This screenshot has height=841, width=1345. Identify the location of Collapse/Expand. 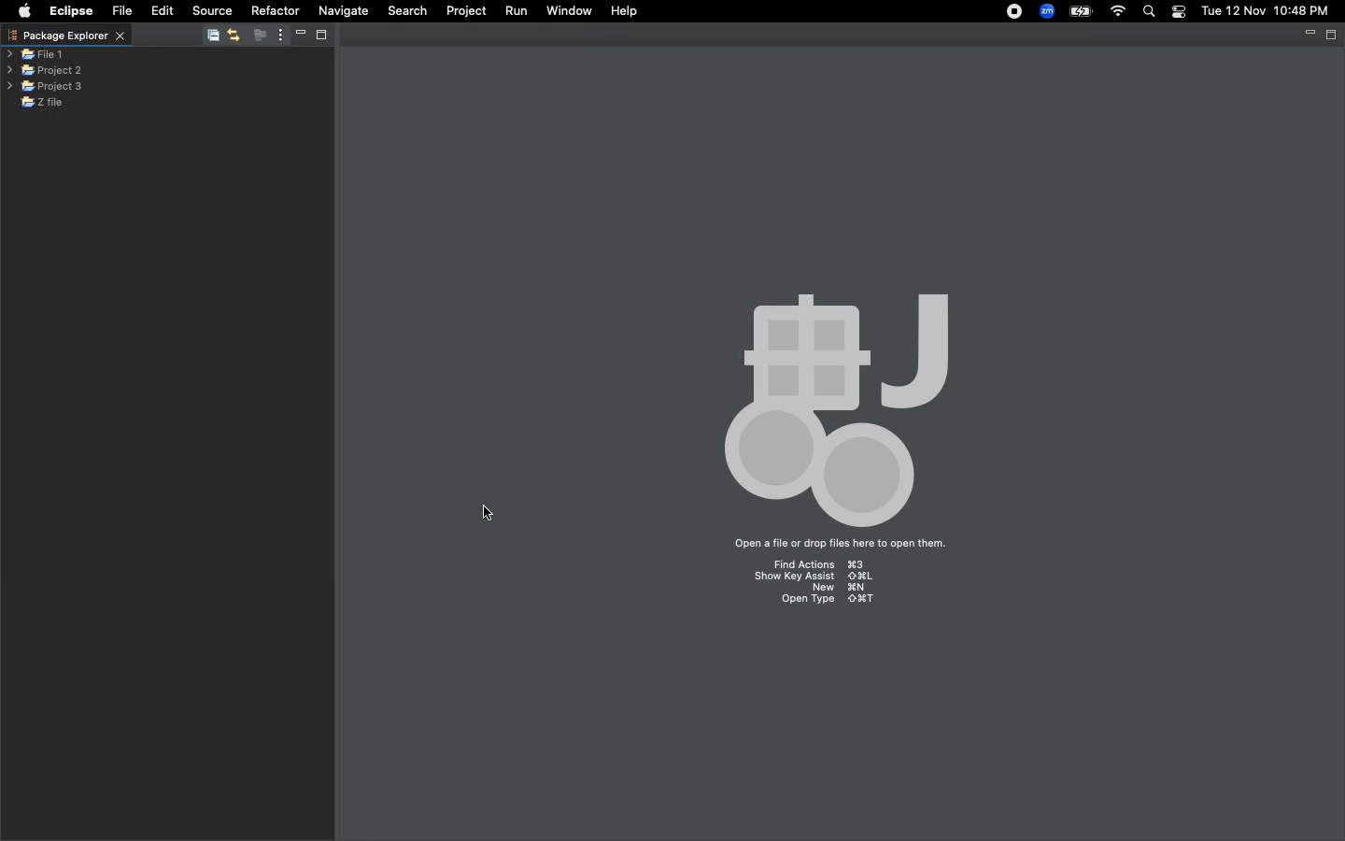
(212, 36).